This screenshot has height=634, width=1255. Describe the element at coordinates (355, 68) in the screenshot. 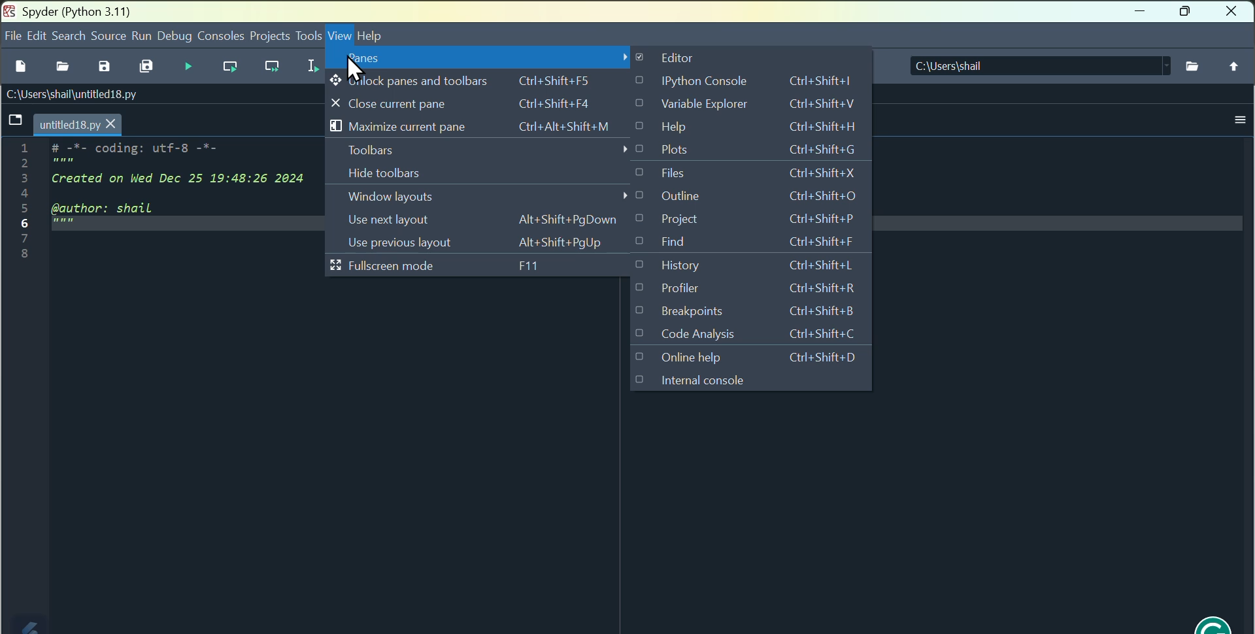

I see `Cursor` at that location.